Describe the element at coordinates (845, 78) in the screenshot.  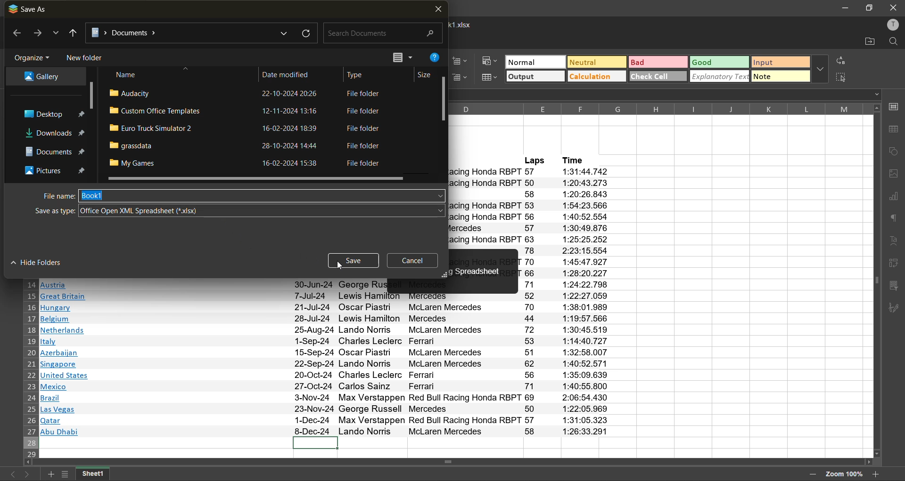
I see `select all` at that location.